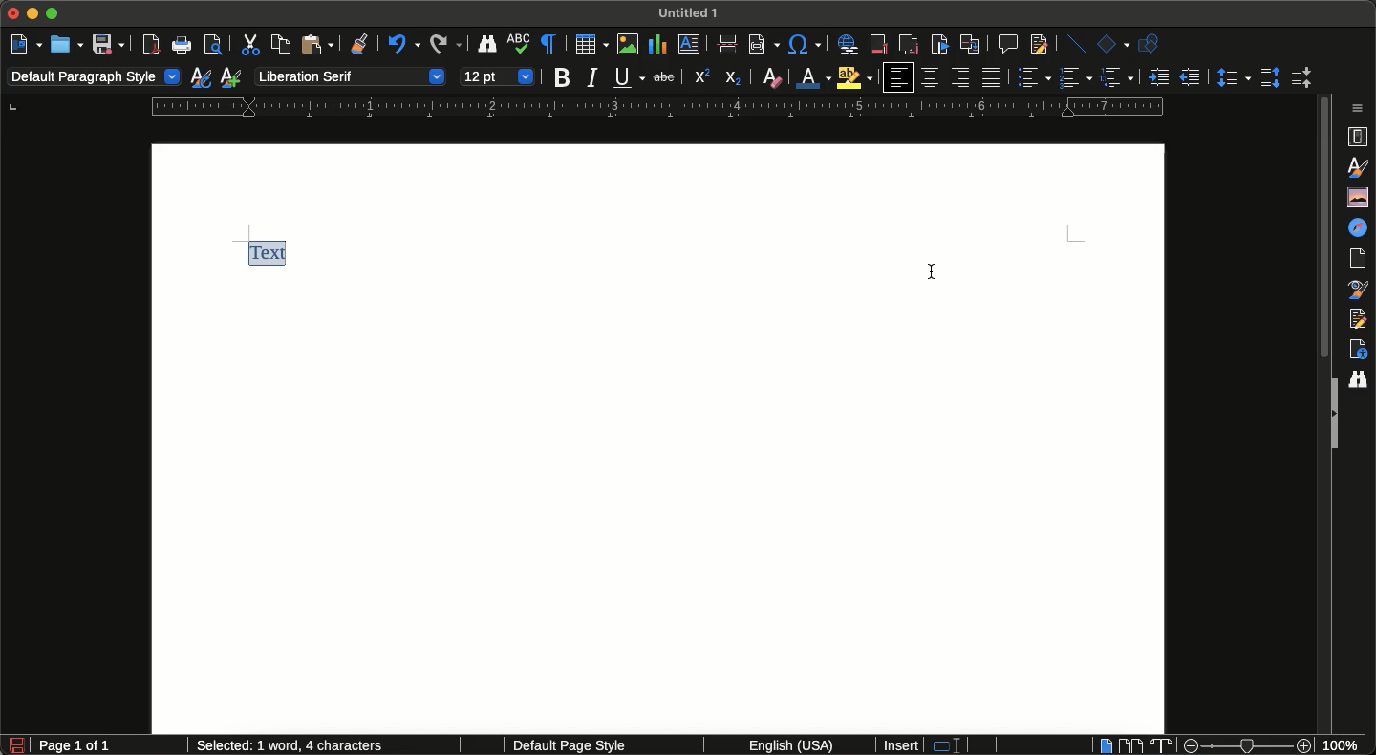 The width and height of the screenshot is (1376, 755). What do you see at coordinates (272, 253) in the screenshot?
I see `Text` at bounding box center [272, 253].